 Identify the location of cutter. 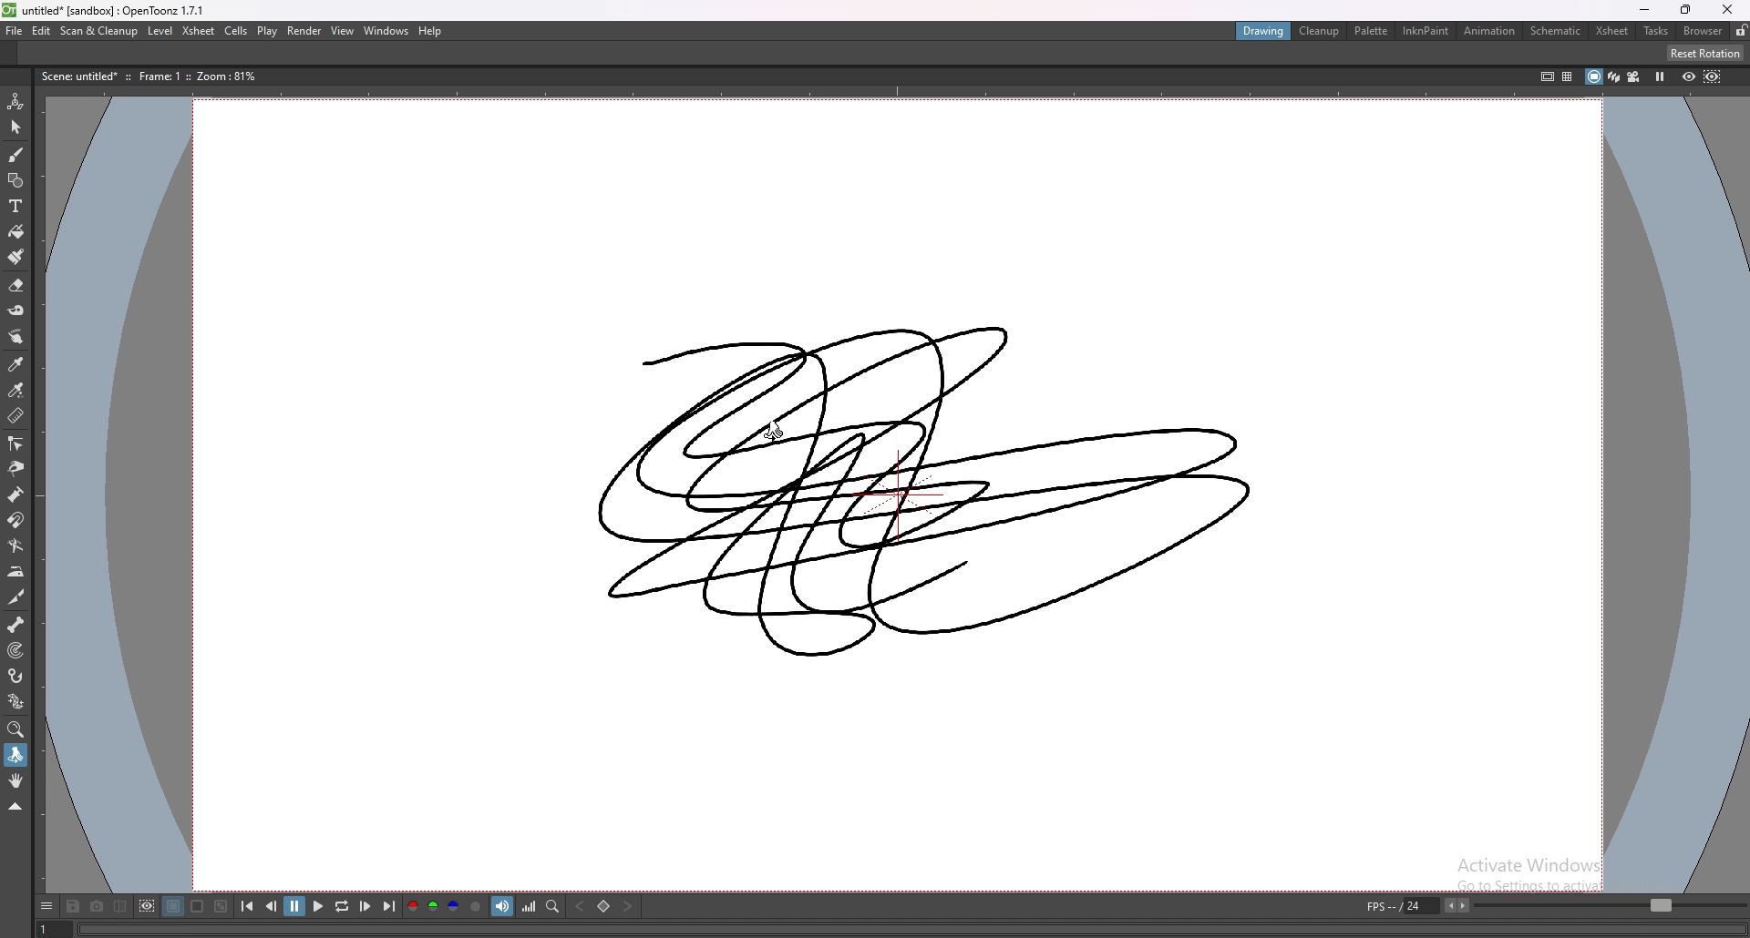
(15, 597).